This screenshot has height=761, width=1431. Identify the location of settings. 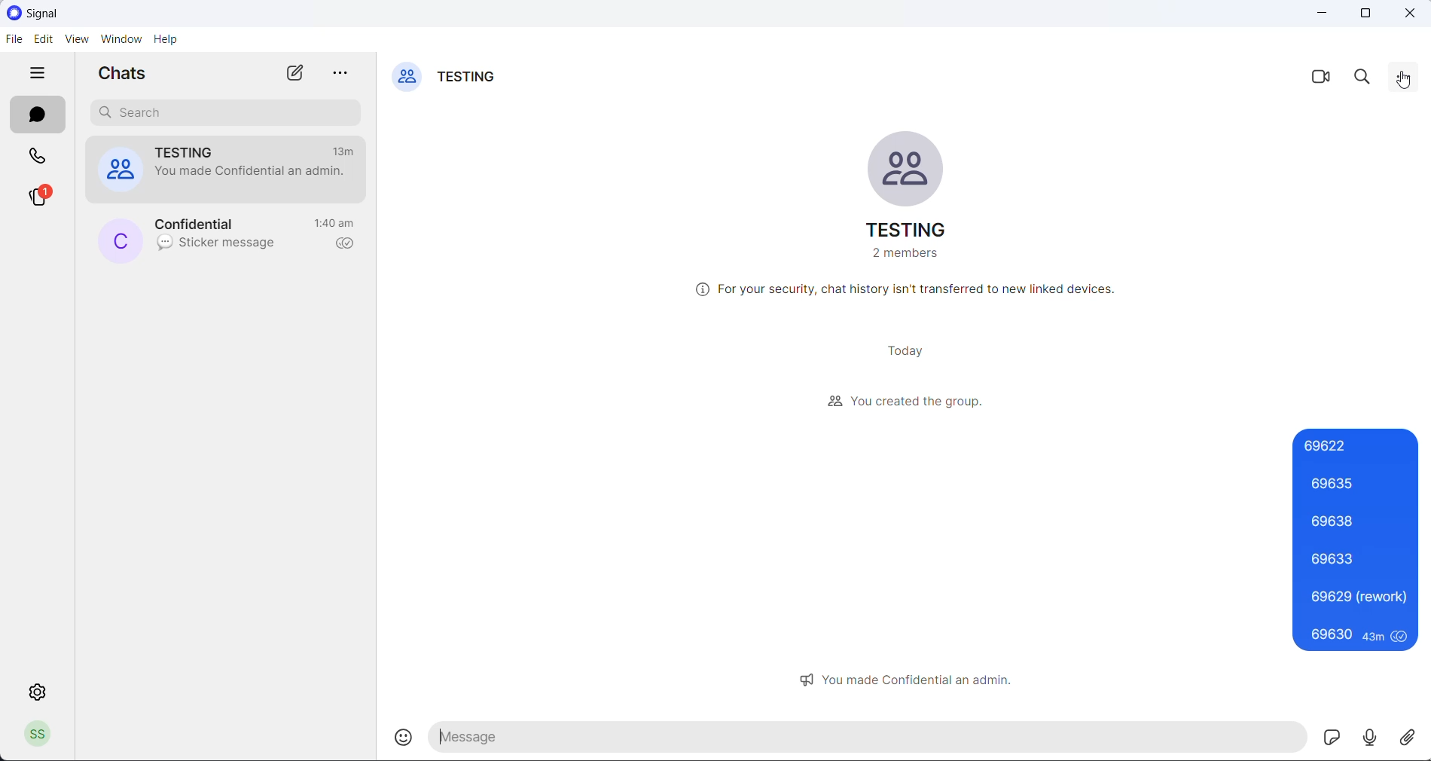
(37, 693).